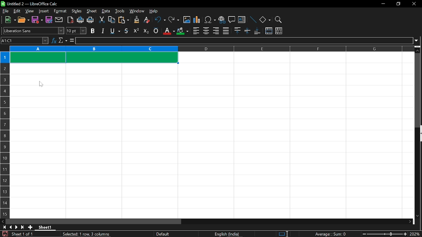  I want to click on eraser, so click(146, 20).